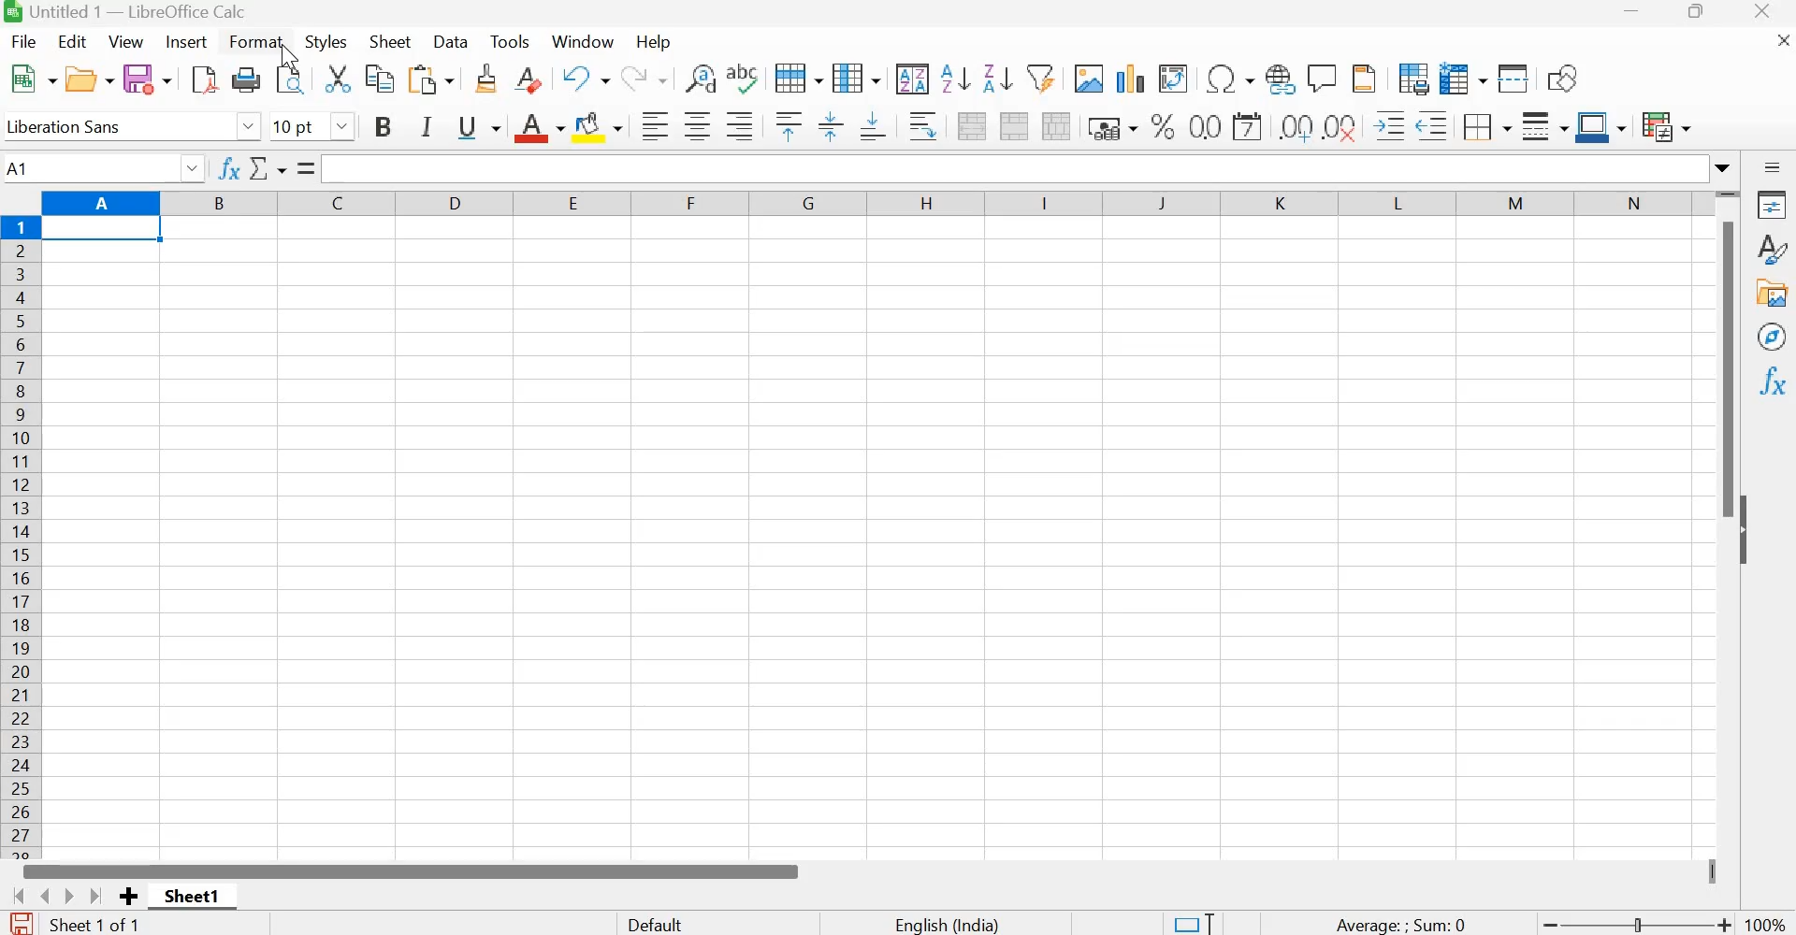 The width and height of the screenshot is (1796, 935). I want to click on Maximize, so click(1694, 15).